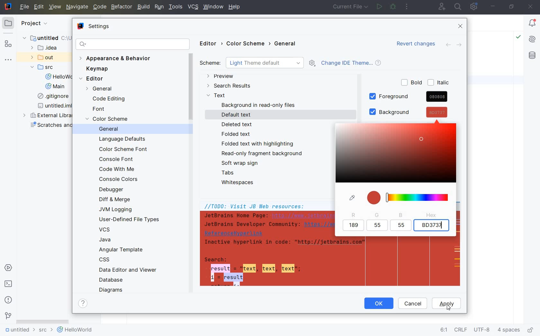 Image resolution: width=540 pixels, height=336 pixels. What do you see at coordinates (531, 330) in the screenshot?
I see `make file ready only` at bounding box center [531, 330].